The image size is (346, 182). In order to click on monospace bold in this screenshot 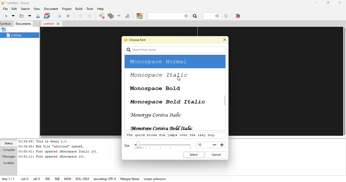, I will do `click(155, 88)`.